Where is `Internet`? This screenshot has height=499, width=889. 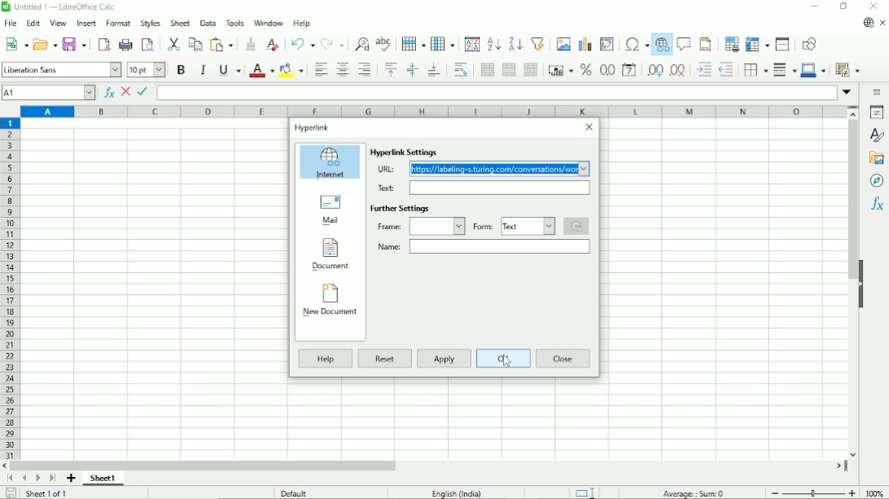 Internet is located at coordinates (331, 163).